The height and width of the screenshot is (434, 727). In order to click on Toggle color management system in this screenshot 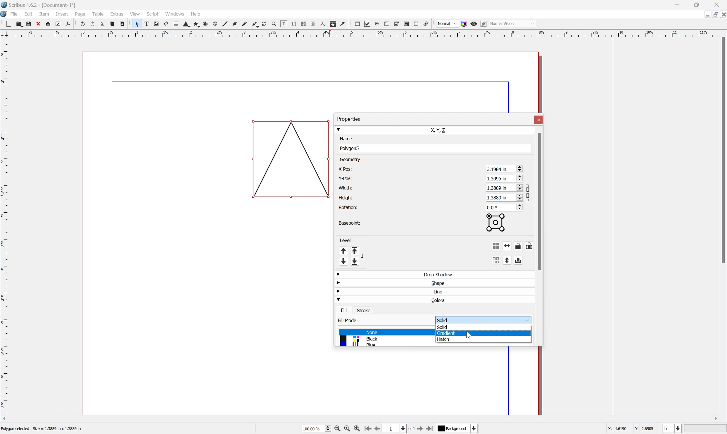, I will do `click(464, 24)`.